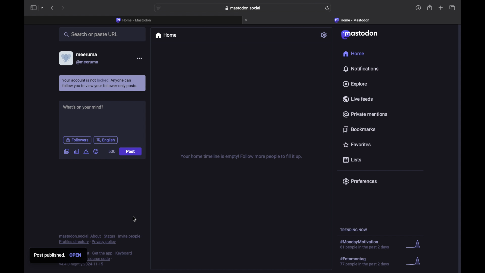 This screenshot has height=273, width=485. Describe the element at coordinates (415, 262) in the screenshot. I see `graph` at that location.